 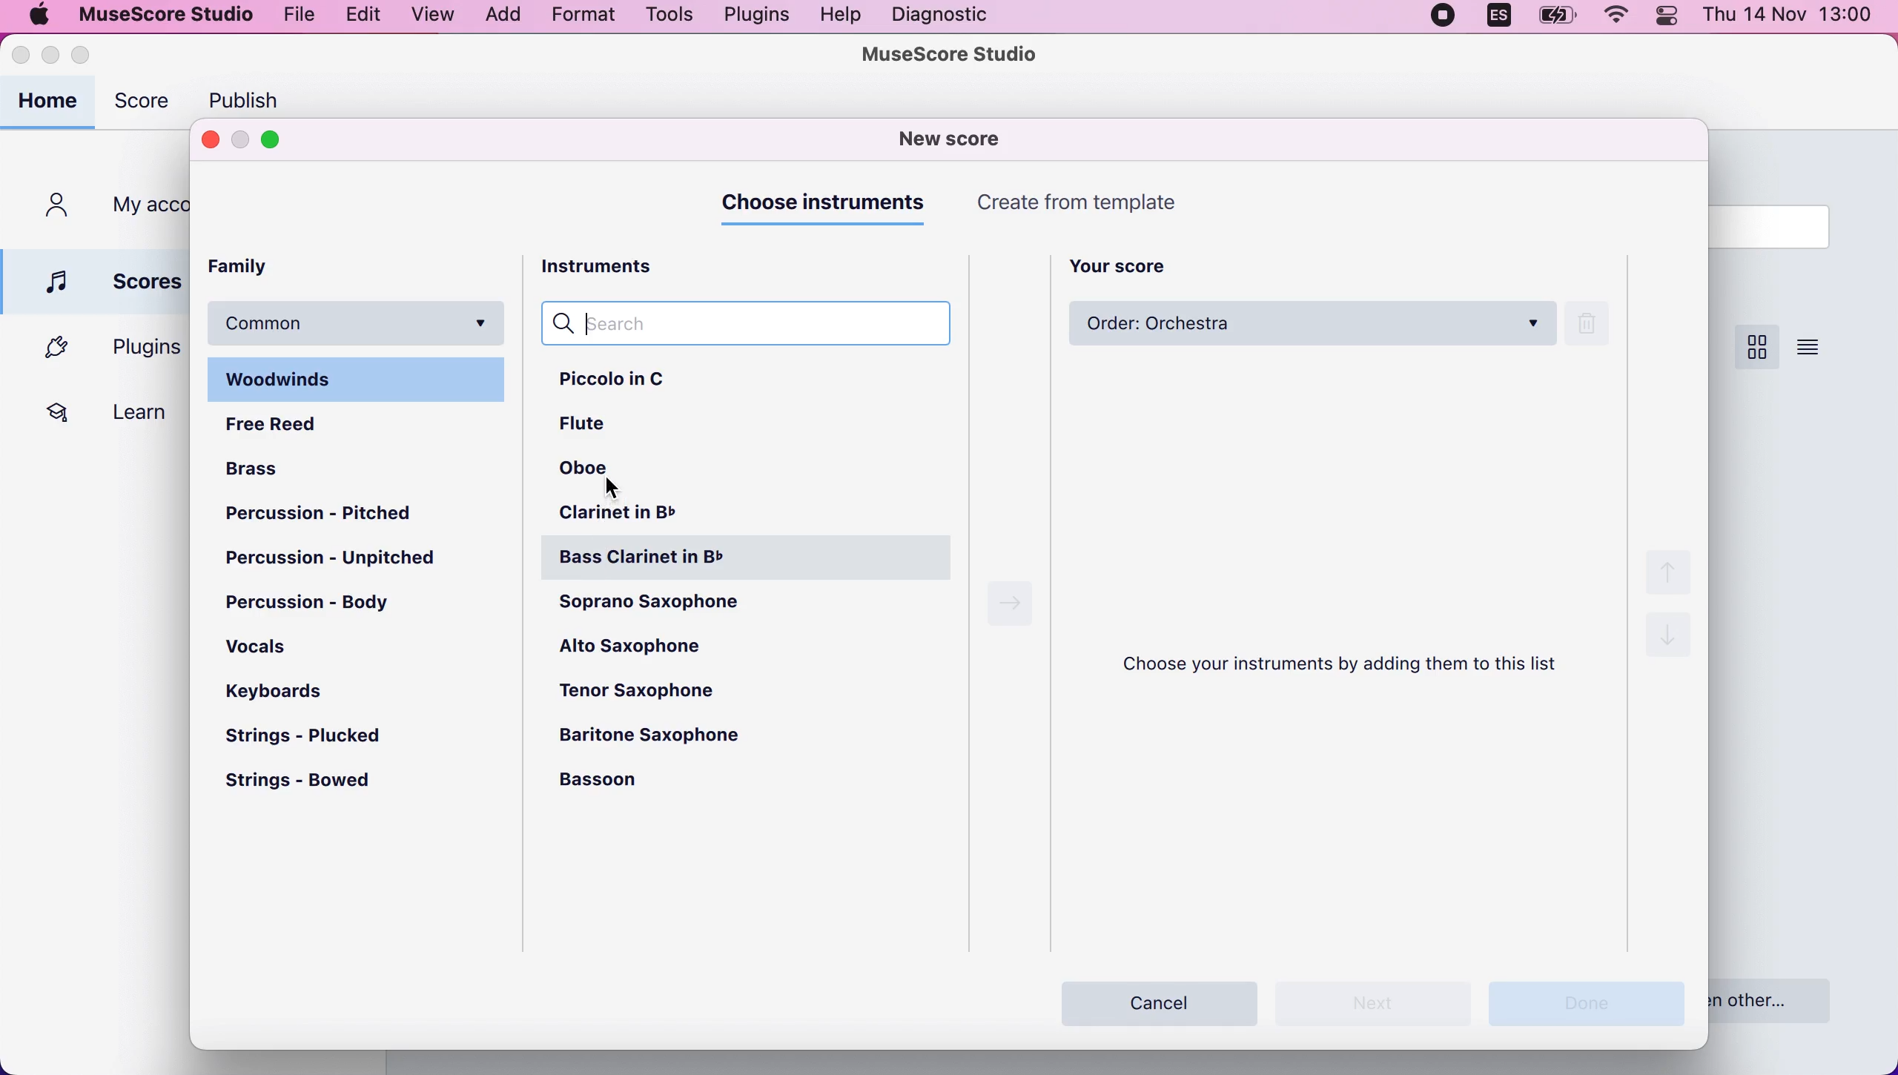 What do you see at coordinates (614, 486) in the screenshot?
I see `cursor on oboe` at bounding box center [614, 486].